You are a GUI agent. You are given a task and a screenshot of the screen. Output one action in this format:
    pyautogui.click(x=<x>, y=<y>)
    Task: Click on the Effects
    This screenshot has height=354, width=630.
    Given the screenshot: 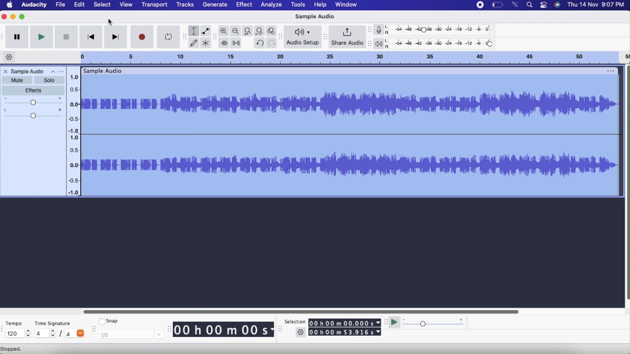 What is the action you would take?
    pyautogui.click(x=35, y=90)
    